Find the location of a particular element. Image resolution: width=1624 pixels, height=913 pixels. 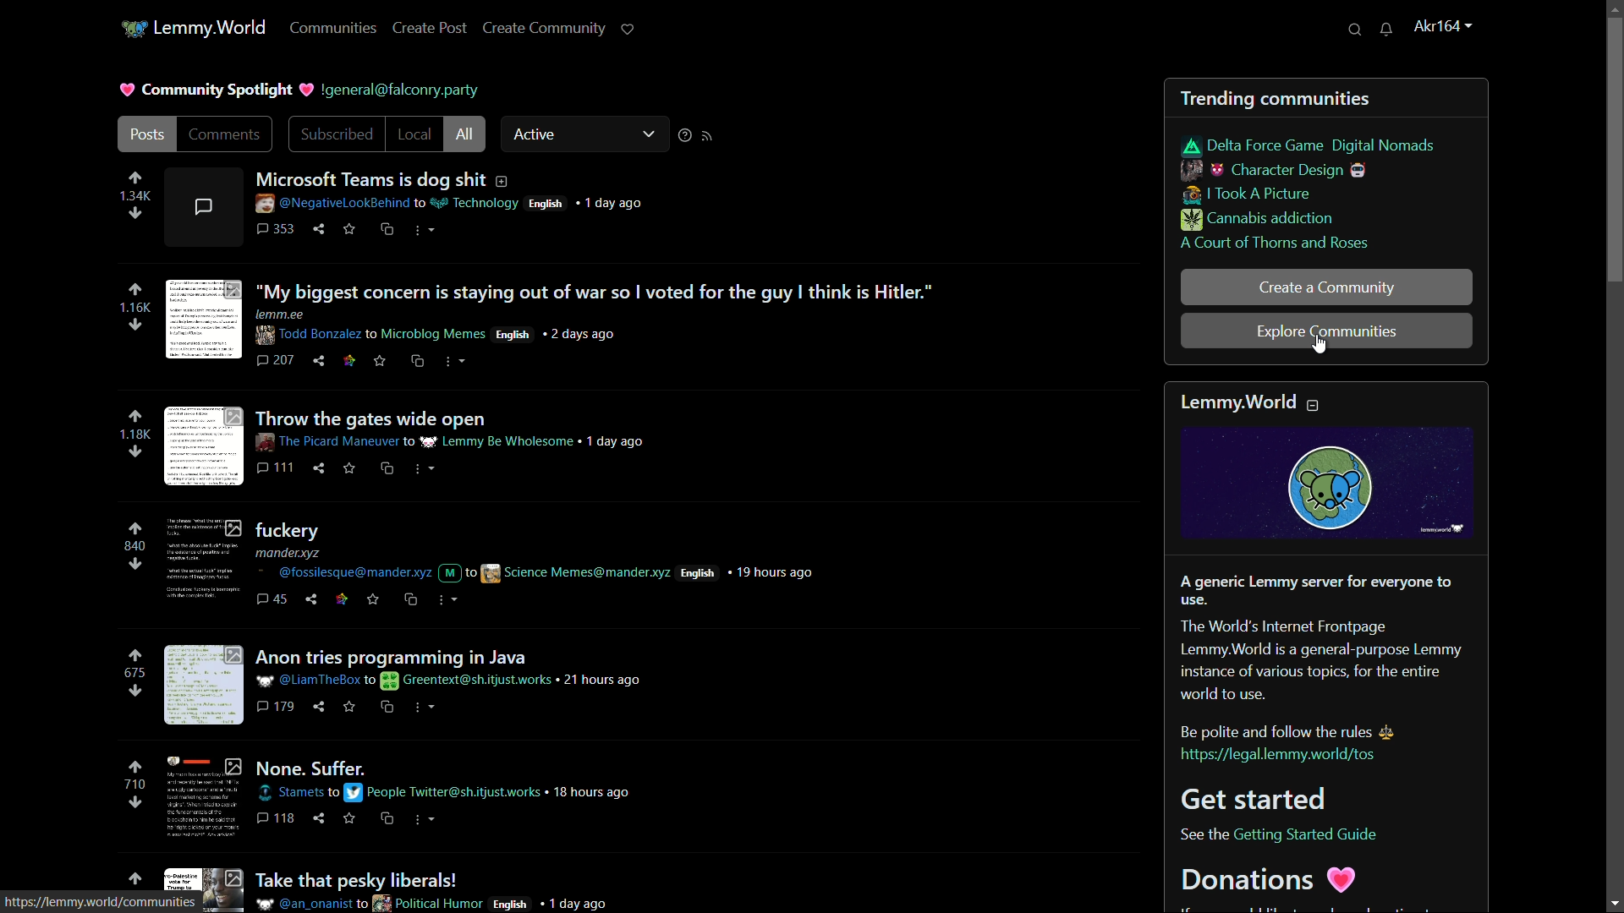

downvote is located at coordinates (136, 563).